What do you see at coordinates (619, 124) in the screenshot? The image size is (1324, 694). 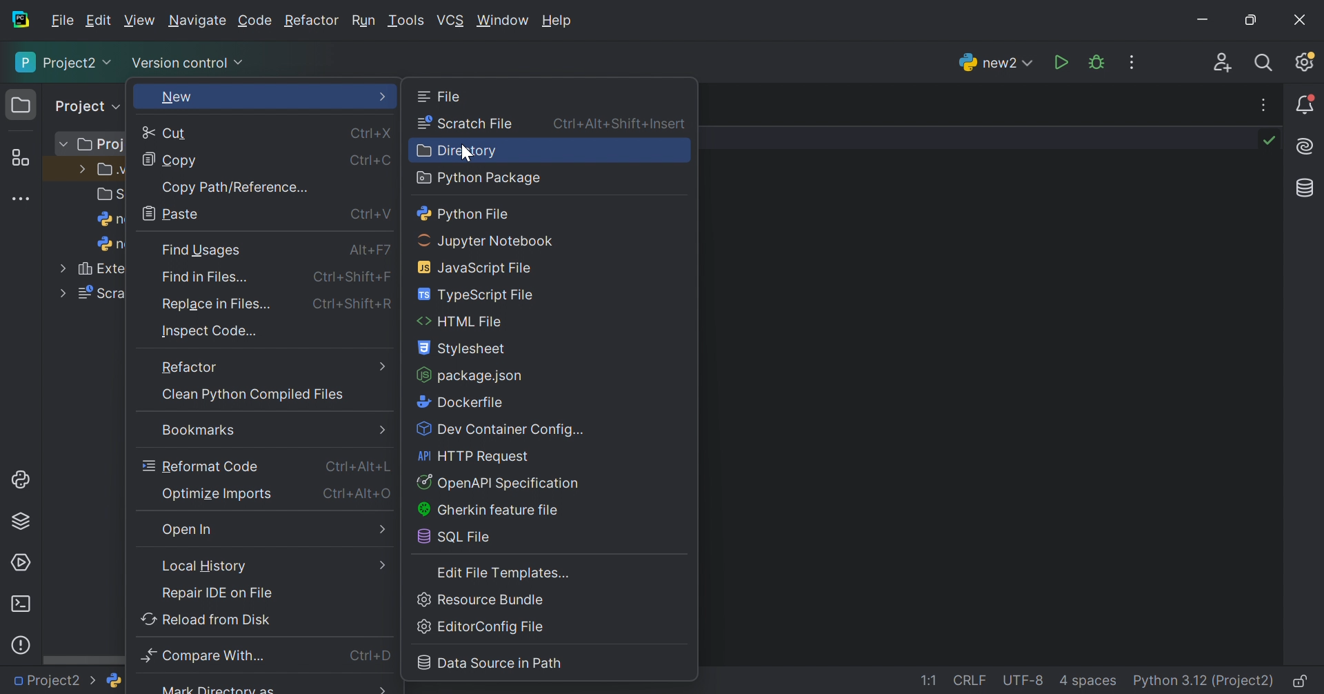 I see `Ctrl+Alt+Shift+Insert` at bounding box center [619, 124].